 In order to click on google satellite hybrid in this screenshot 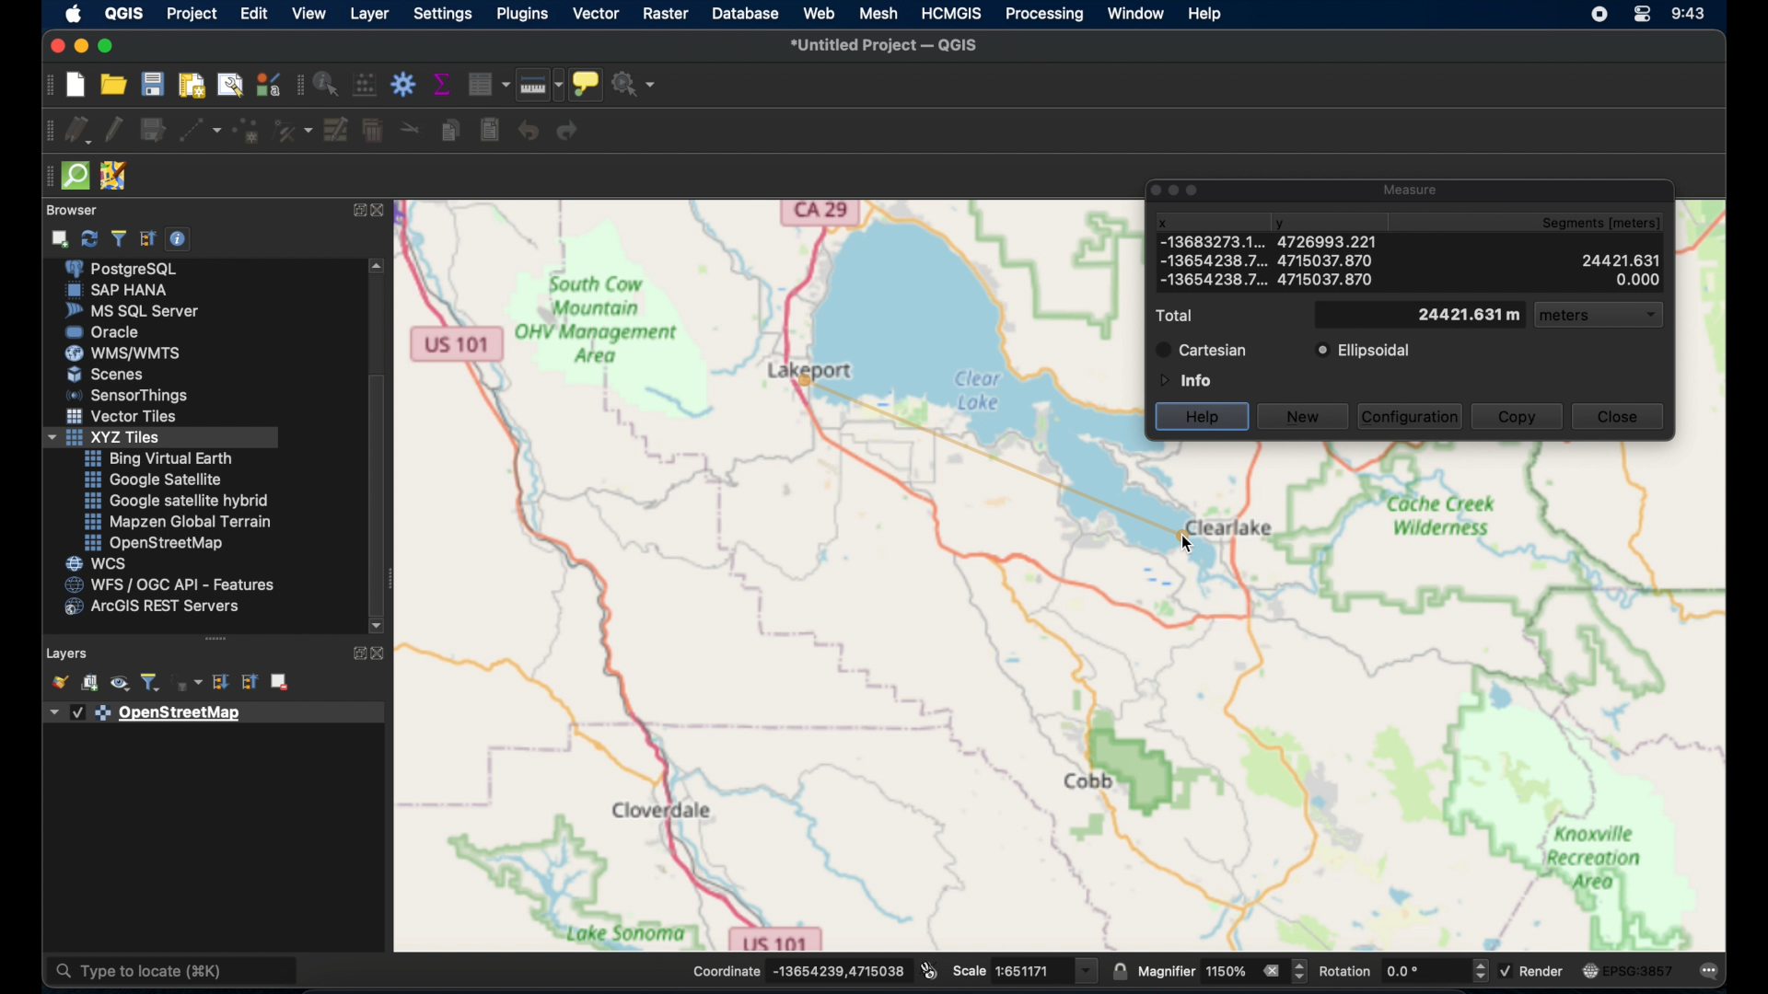, I will do `click(178, 500)`.